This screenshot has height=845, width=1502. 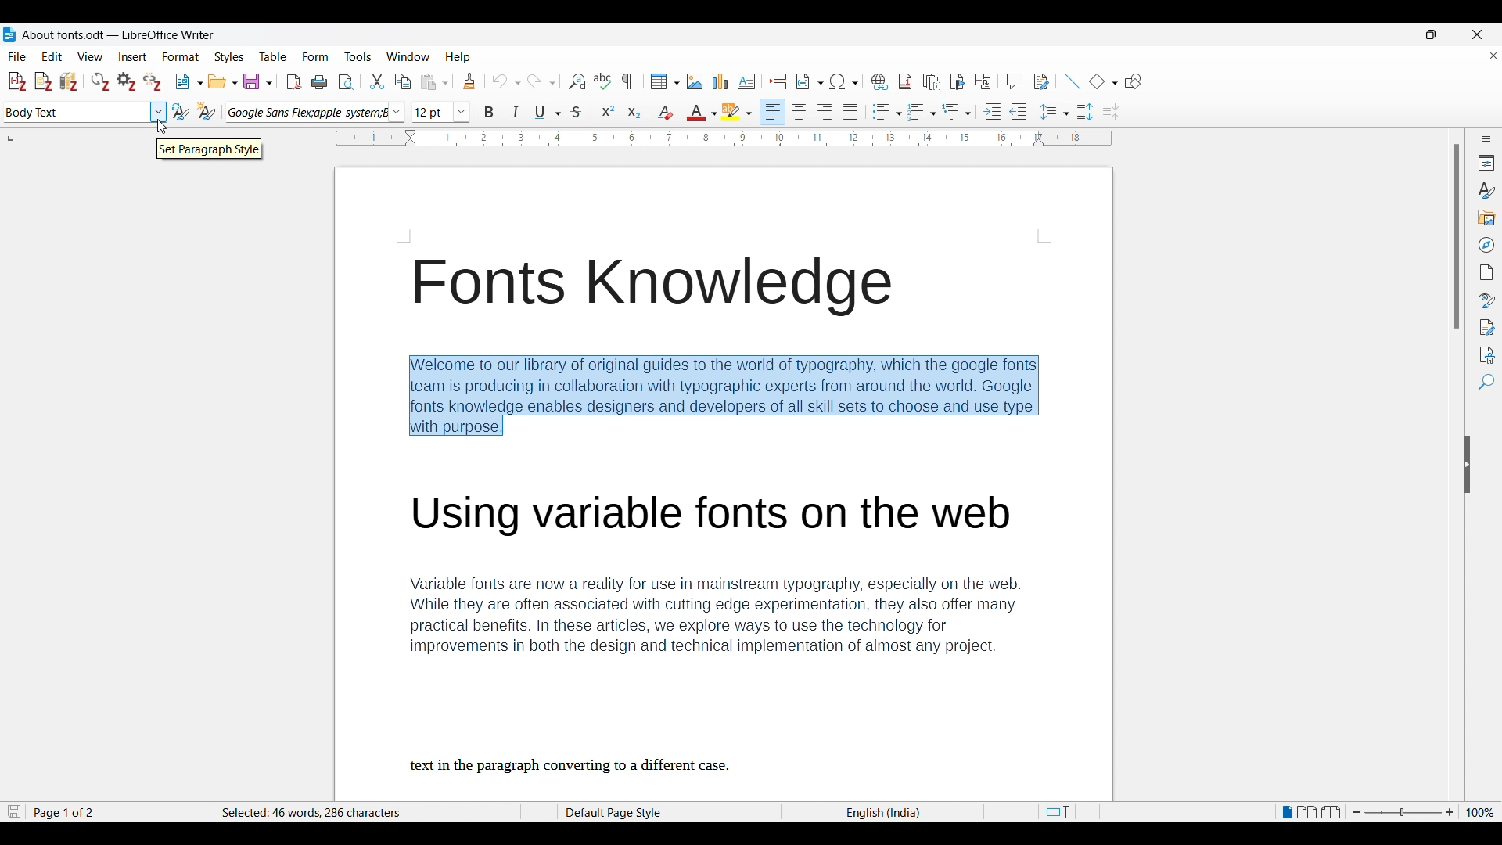 I want to click on Subscript, so click(x=634, y=112).